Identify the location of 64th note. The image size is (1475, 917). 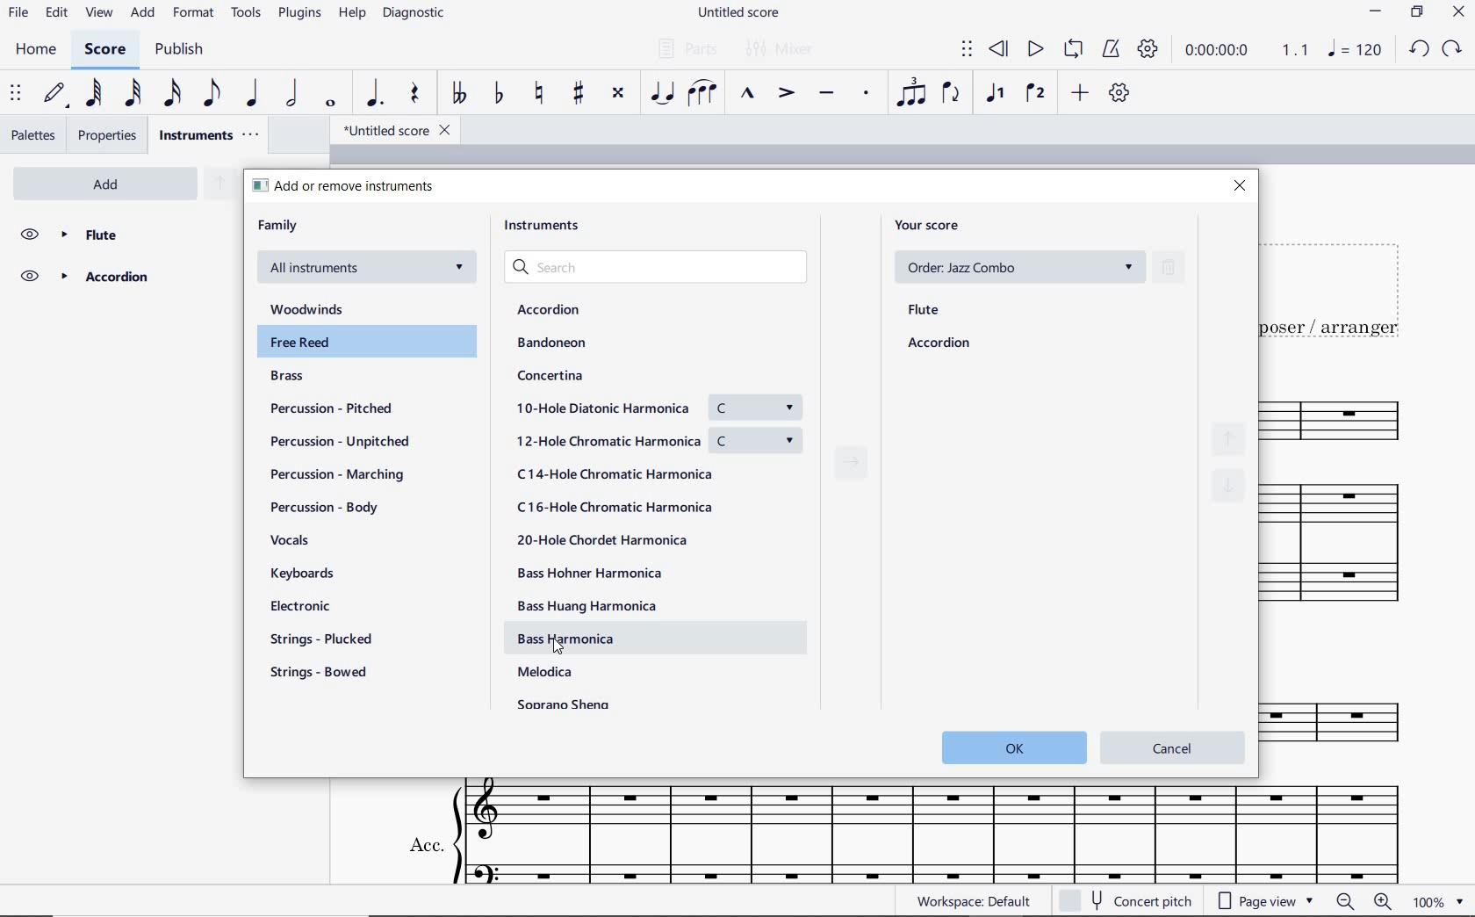
(94, 93).